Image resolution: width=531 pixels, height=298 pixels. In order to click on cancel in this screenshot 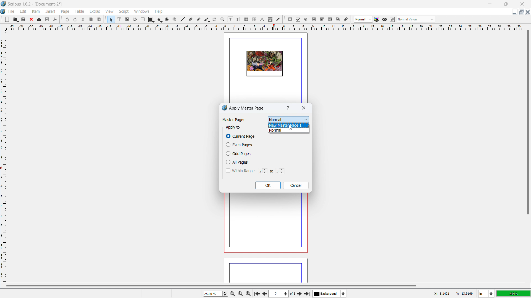, I will do `click(296, 185)`.